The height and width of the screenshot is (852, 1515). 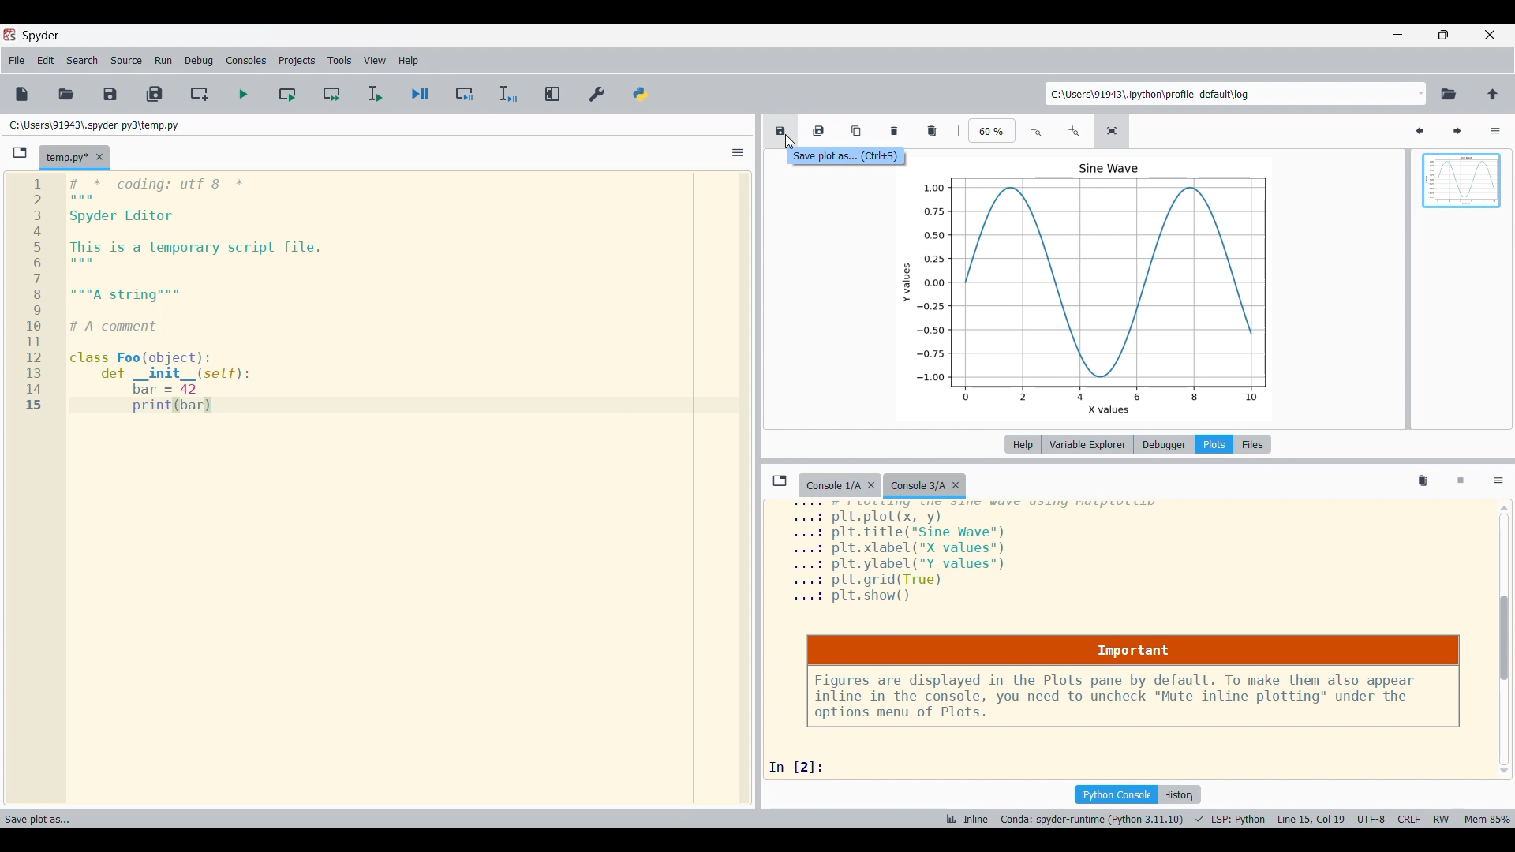 What do you see at coordinates (93, 125) in the screenshot?
I see `File location` at bounding box center [93, 125].